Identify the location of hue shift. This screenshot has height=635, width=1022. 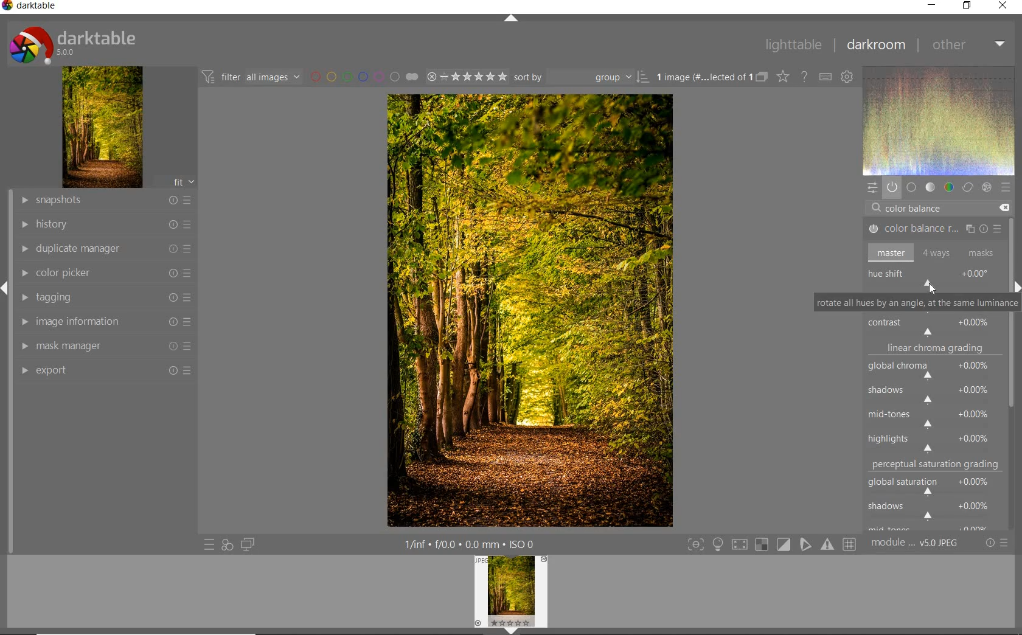
(934, 278).